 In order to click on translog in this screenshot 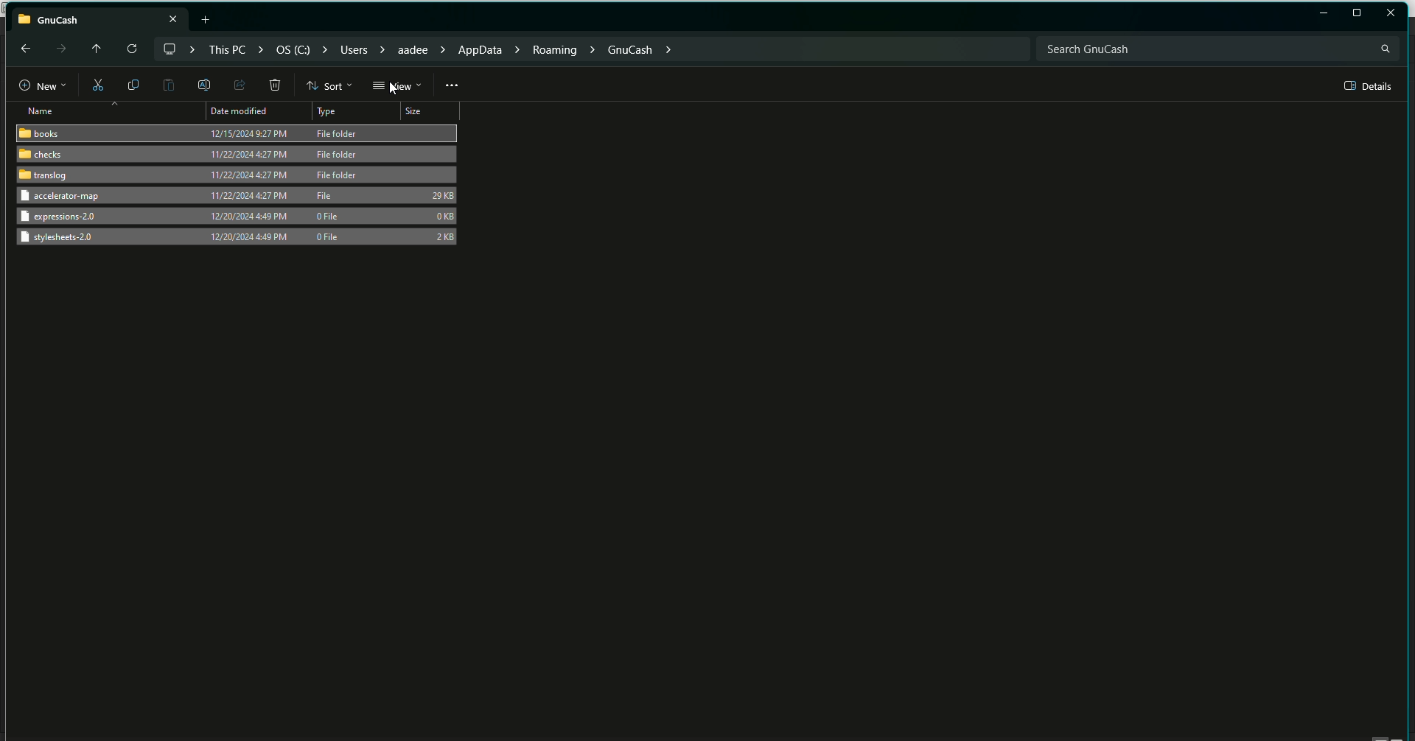, I will do `click(43, 177)`.